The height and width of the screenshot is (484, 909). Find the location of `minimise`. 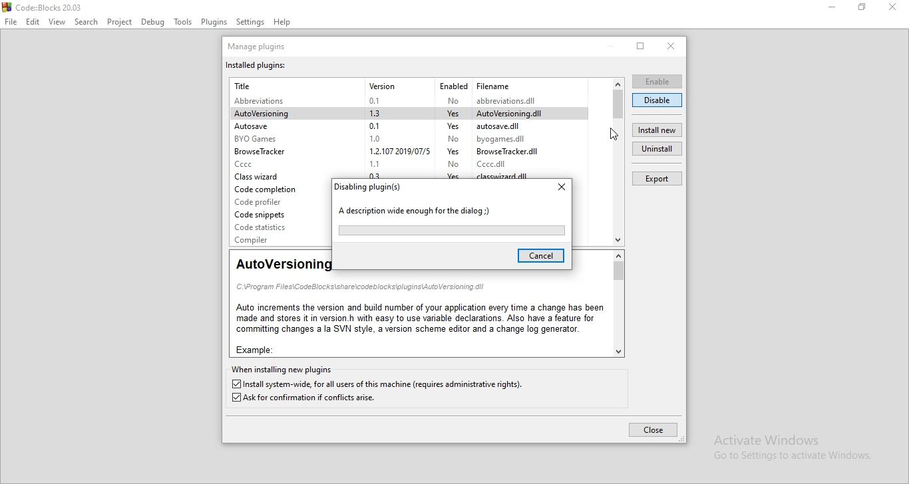

minimise is located at coordinates (832, 7).